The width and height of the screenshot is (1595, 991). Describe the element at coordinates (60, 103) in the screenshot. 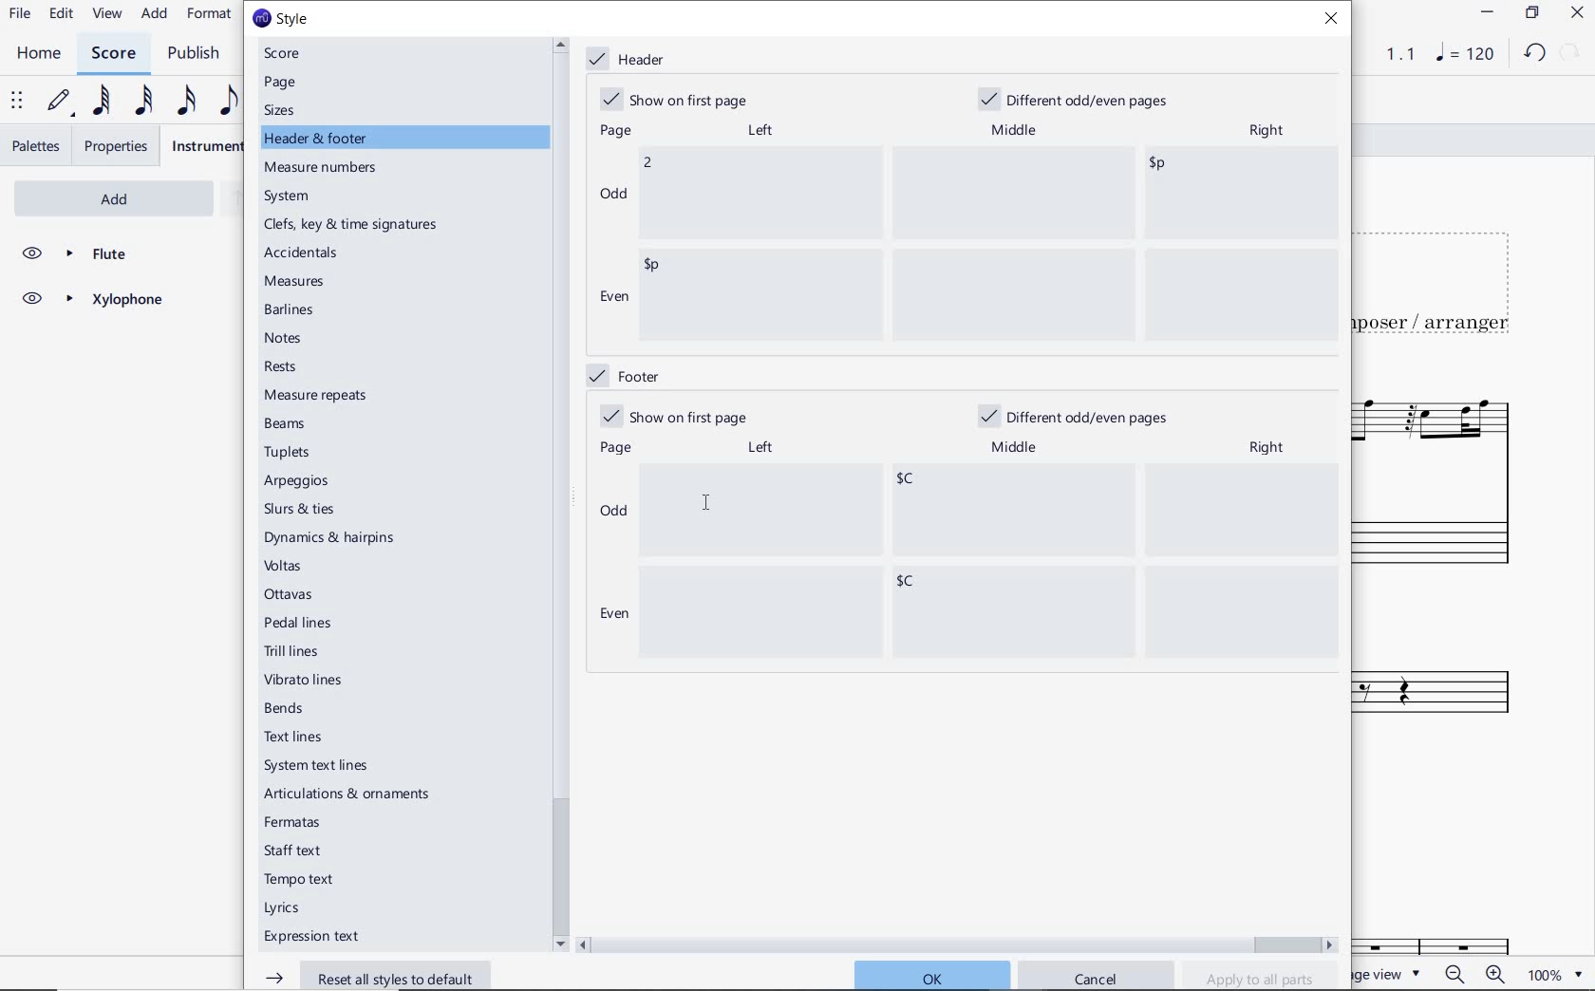

I see `DEFAULT (STEP TIME)` at that location.